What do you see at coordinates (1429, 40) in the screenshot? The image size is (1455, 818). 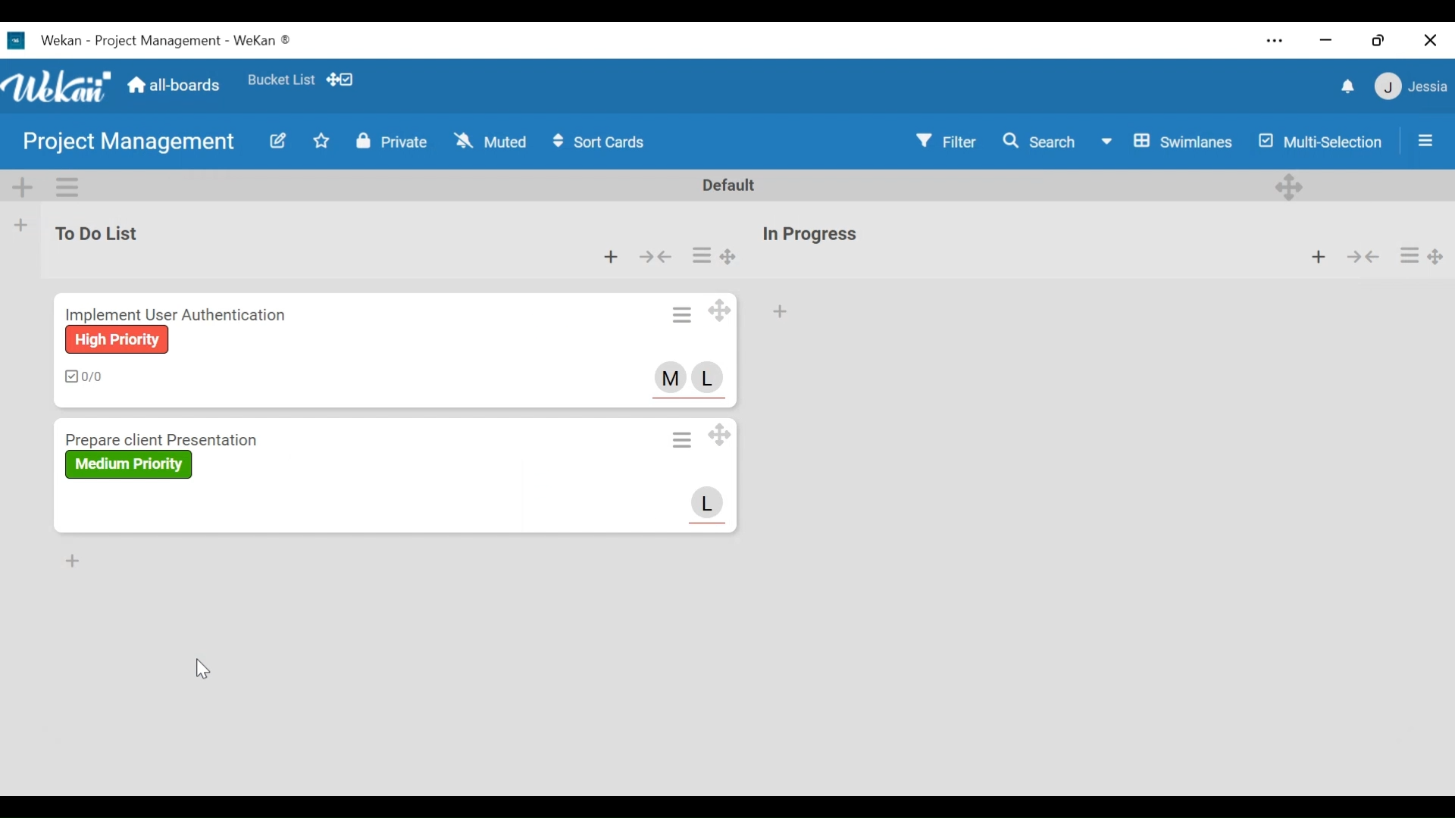 I see `Close` at bounding box center [1429, 40].